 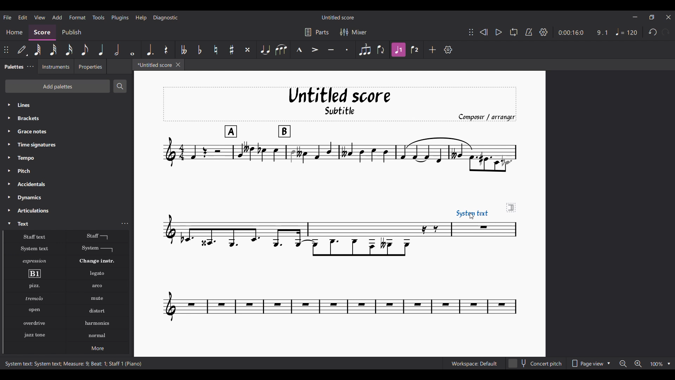 What do you see at coordinates (481, 280) in the screenshot?
I see `Current score` at bounding box center [481, 280].